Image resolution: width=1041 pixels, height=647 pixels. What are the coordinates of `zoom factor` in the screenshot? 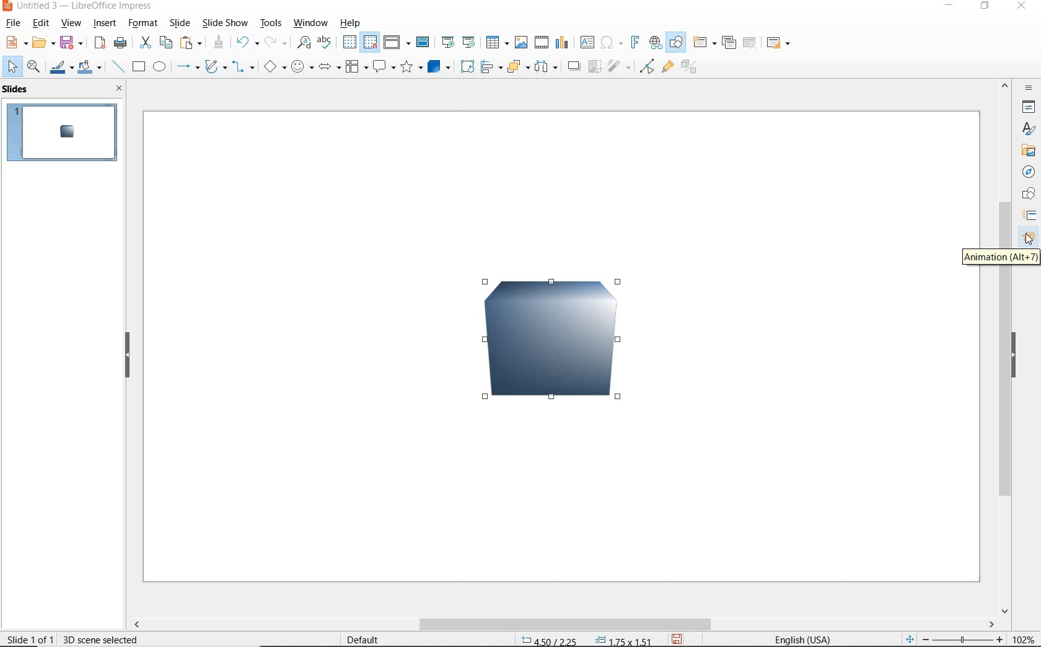 It's located at (1024, 638).